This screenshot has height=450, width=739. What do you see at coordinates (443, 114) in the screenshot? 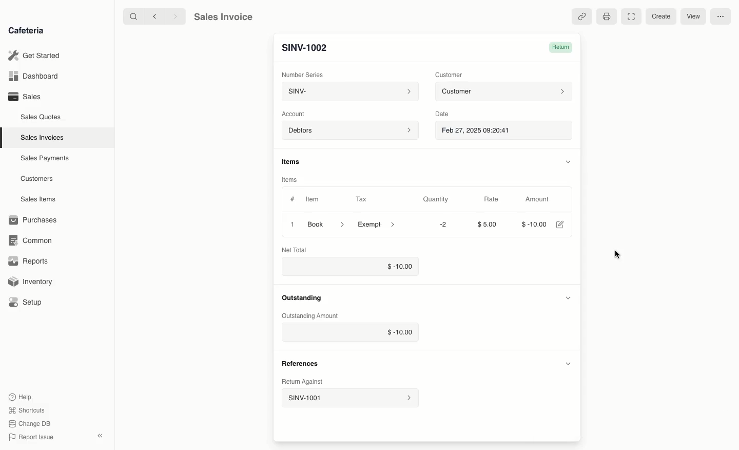
I see `Date` at bounding box center [443, 114].